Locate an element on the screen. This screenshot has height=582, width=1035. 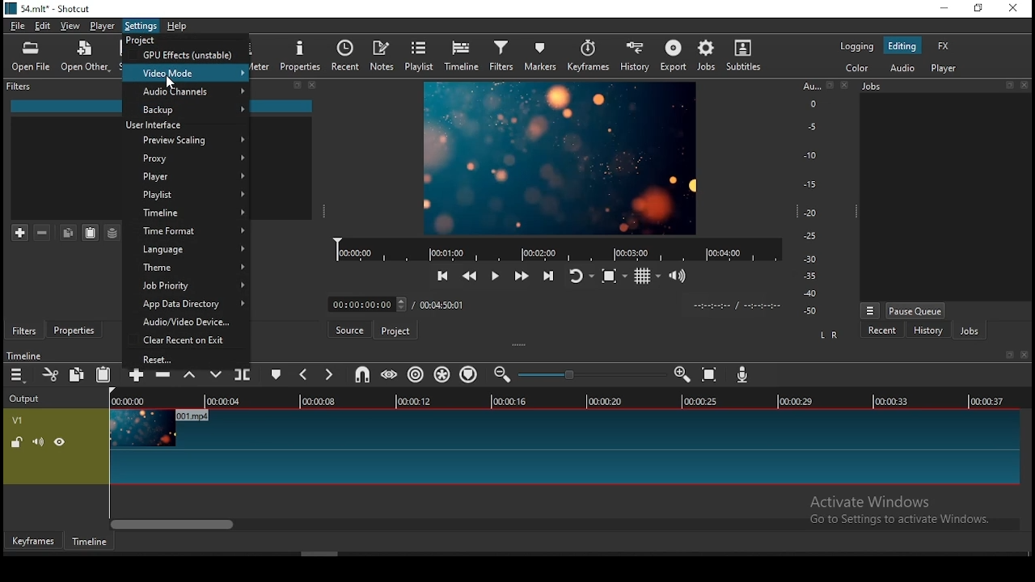
00:00:33 is located at coordinates (892, 400).